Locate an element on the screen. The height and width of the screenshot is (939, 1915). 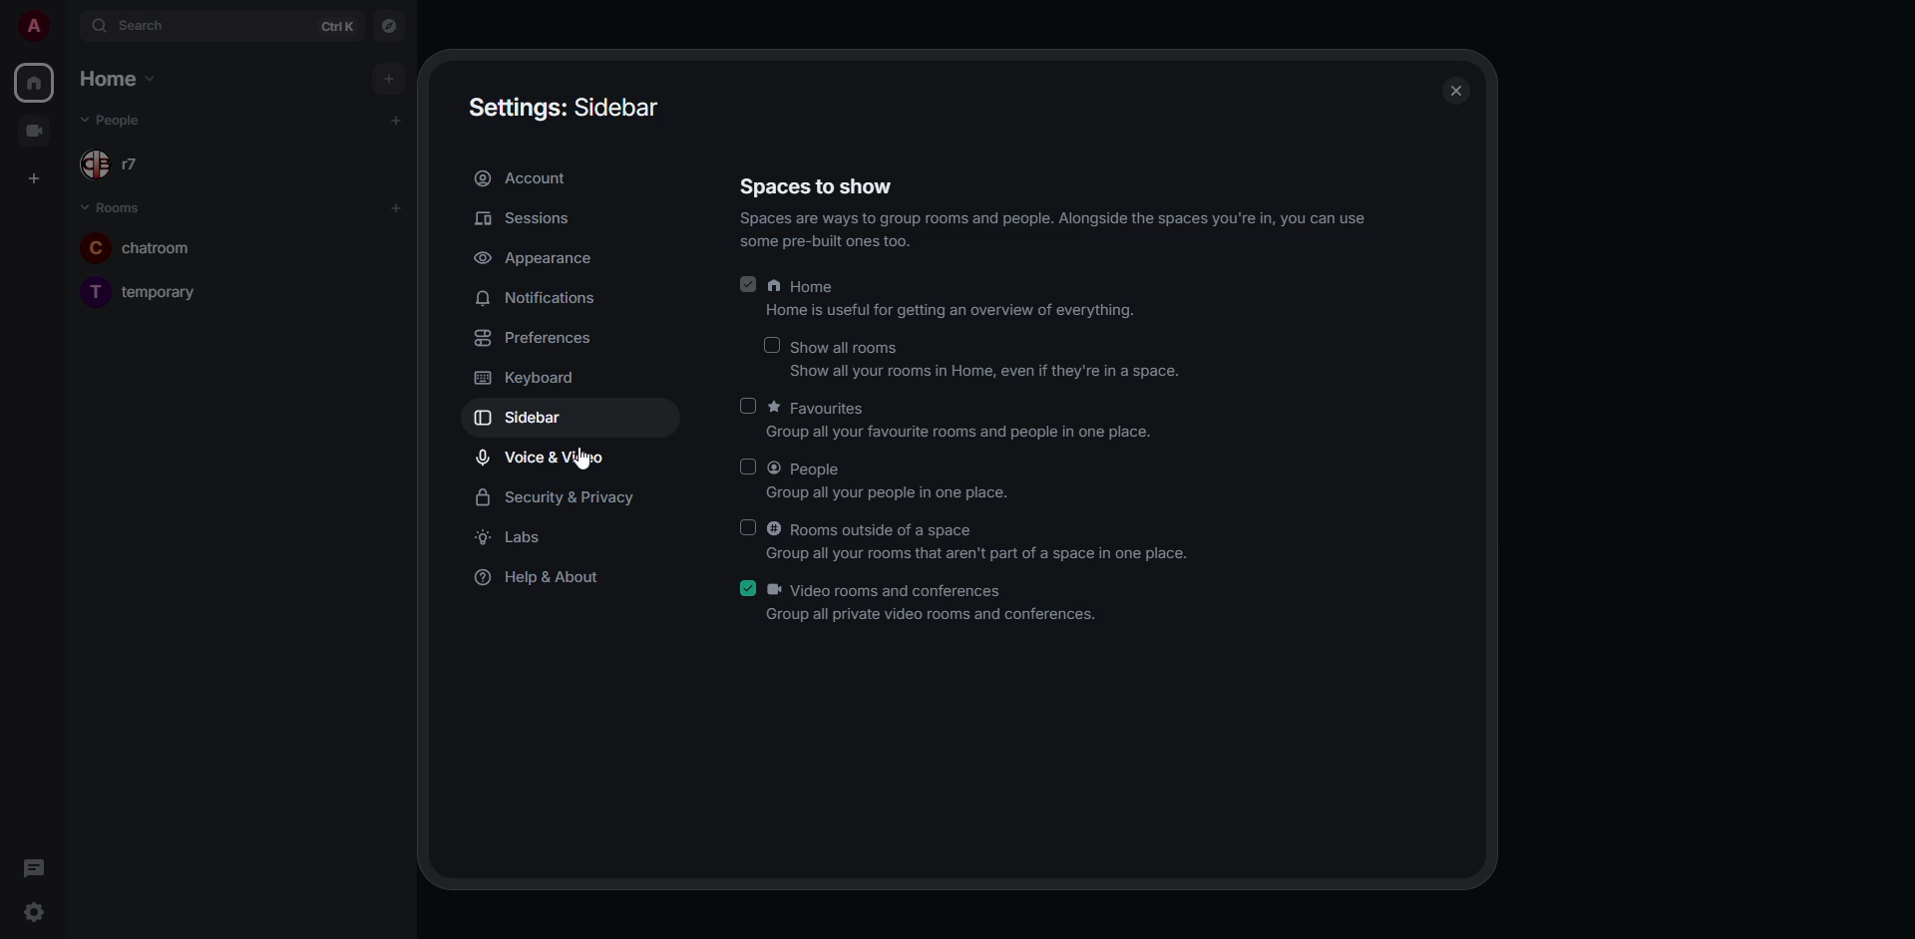
create space is located at coordinates (39, 177).